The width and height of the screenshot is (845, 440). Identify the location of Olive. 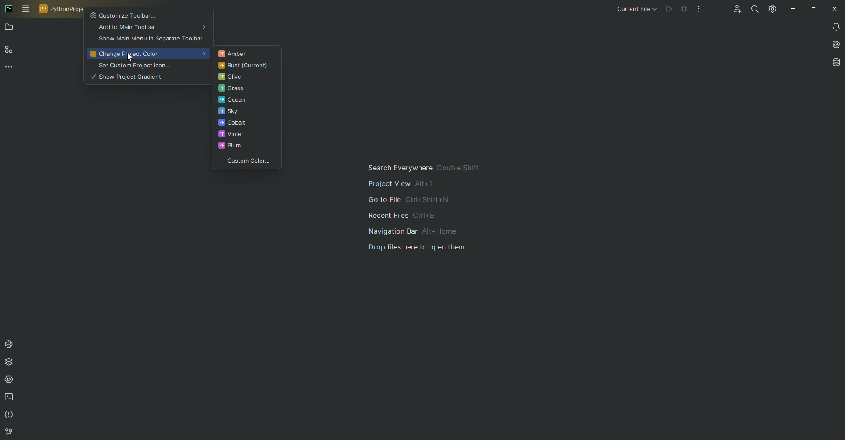
(245, 78).